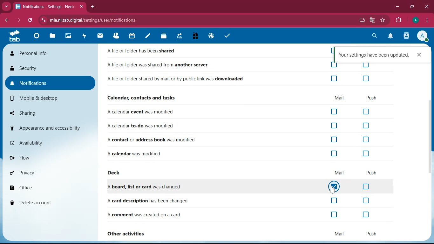 The width and height of the screenshot is (434, 244). Describe the element at coordinates (390, 36) in the screenshot. I see `notifications` at that location.